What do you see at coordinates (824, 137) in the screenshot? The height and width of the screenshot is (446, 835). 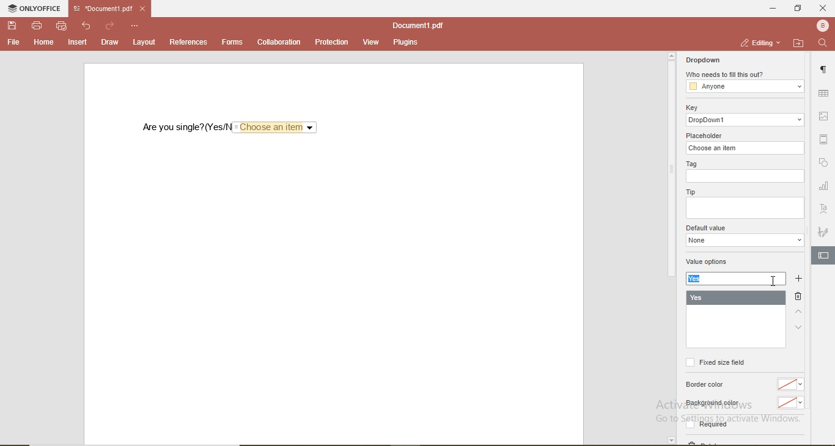 I see `margin` at bounding box center [824, 137].